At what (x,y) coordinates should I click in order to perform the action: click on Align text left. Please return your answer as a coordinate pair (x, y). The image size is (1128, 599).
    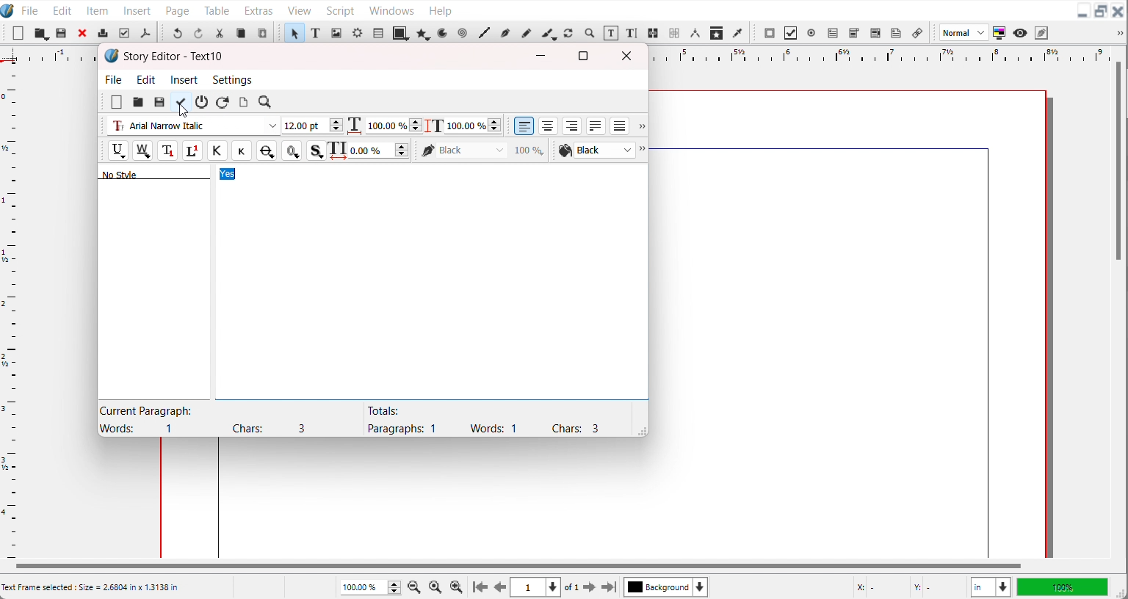
    Looking at the image, I should click on (524, 126).